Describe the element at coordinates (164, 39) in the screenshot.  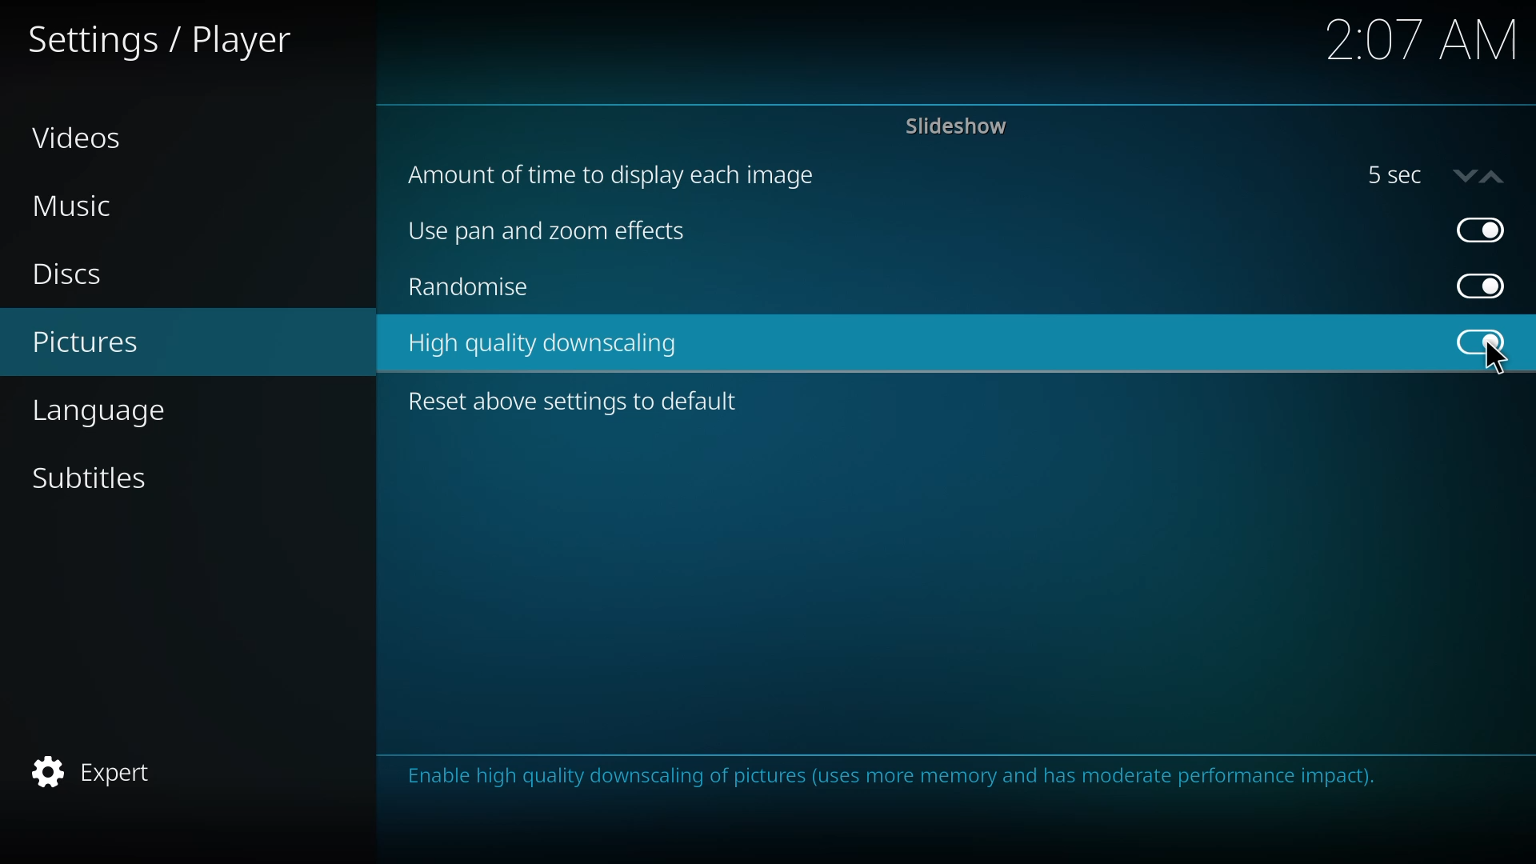
I see `settings player` at that location.